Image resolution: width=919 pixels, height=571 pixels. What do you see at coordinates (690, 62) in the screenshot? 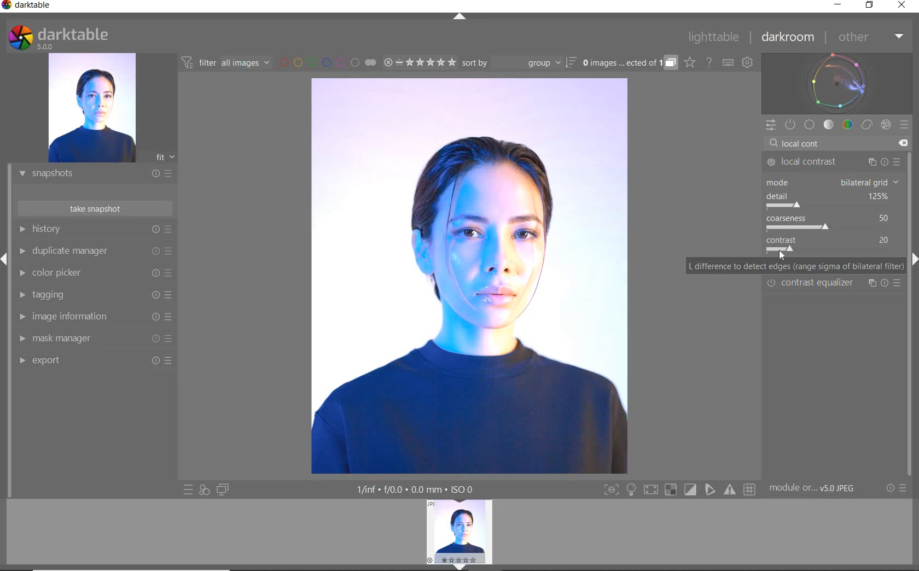
I see `CLICK TO CHANGE THE OVERLAYS SHOWN ON THUMBNAILS` at bounding box center [690, 62].